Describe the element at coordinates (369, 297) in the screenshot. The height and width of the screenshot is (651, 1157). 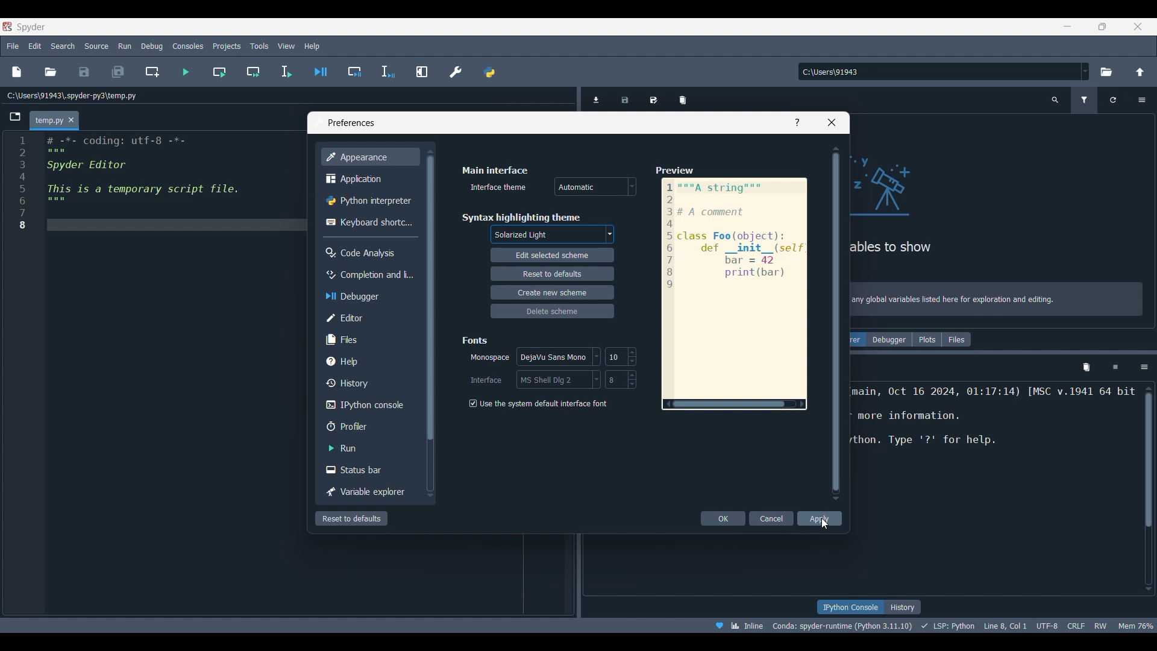
I see `Debugger` at that location.